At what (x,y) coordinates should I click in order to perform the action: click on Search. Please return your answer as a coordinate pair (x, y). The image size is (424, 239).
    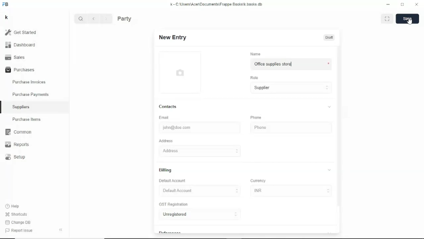
    Looking at the image, I should click on (81, 19).